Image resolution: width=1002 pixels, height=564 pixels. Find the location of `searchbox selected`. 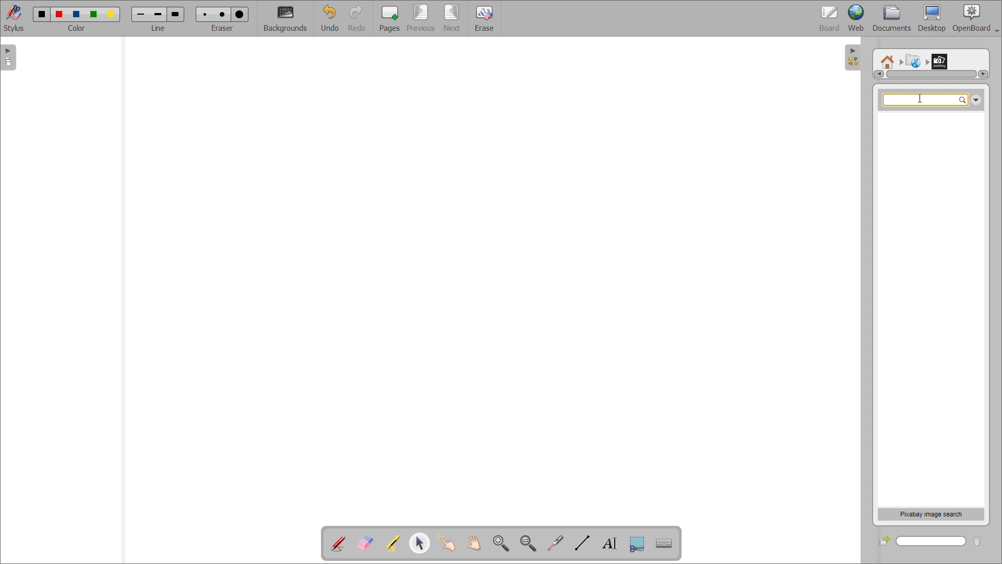

searchbox selected is located at coordinates (923, 99).